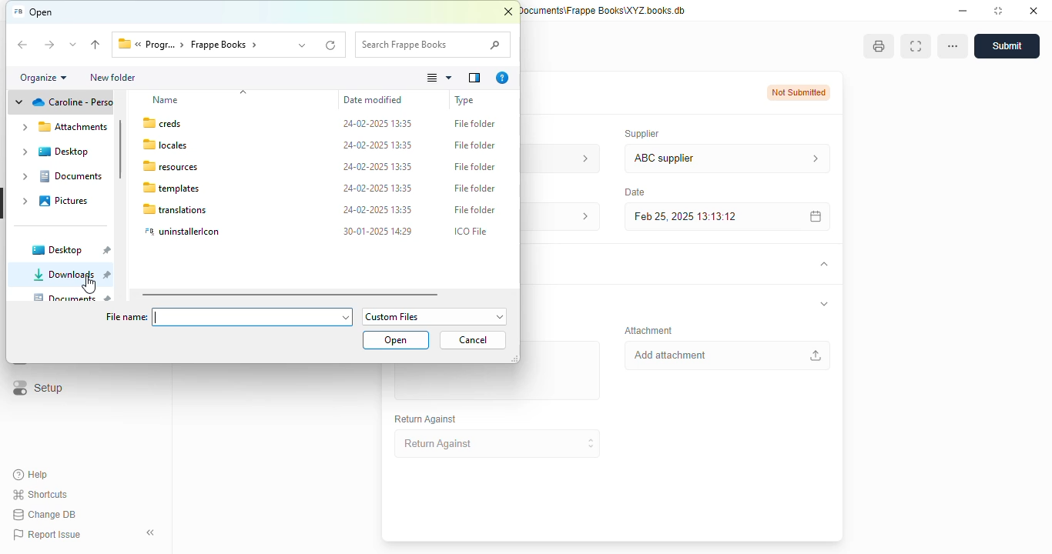  What do you see at coordinates (812, 216) in the screenshot?
I see `calendar icon` at bounding box center [812, 216].